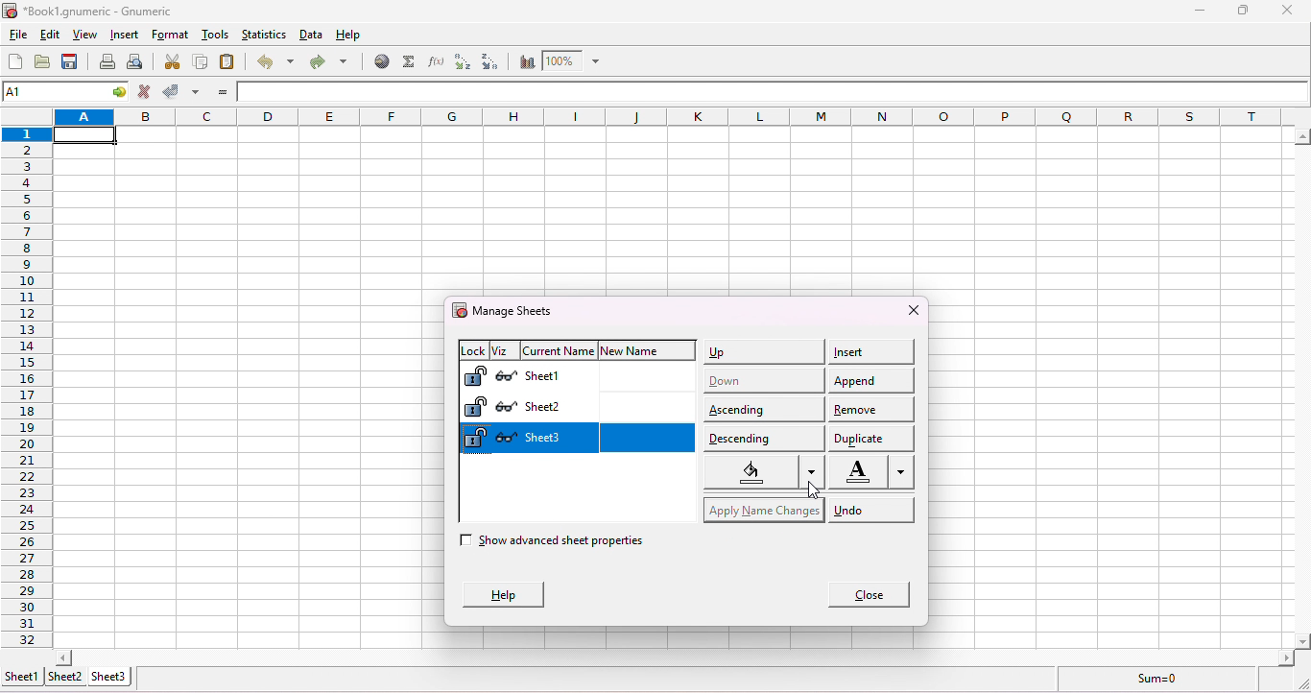  What do you see at coordinates (69, 678) in the screenshot?
I see `sheet 2` at bounding box center [69, 678].